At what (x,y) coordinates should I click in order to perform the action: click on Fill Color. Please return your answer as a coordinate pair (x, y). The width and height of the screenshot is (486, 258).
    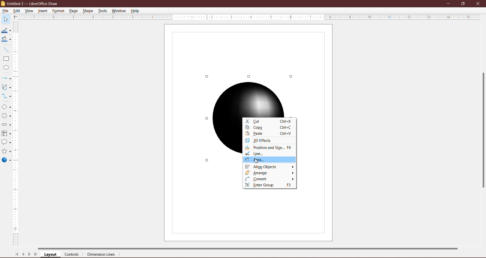
    Looking at the image, I should click on (5, 39).